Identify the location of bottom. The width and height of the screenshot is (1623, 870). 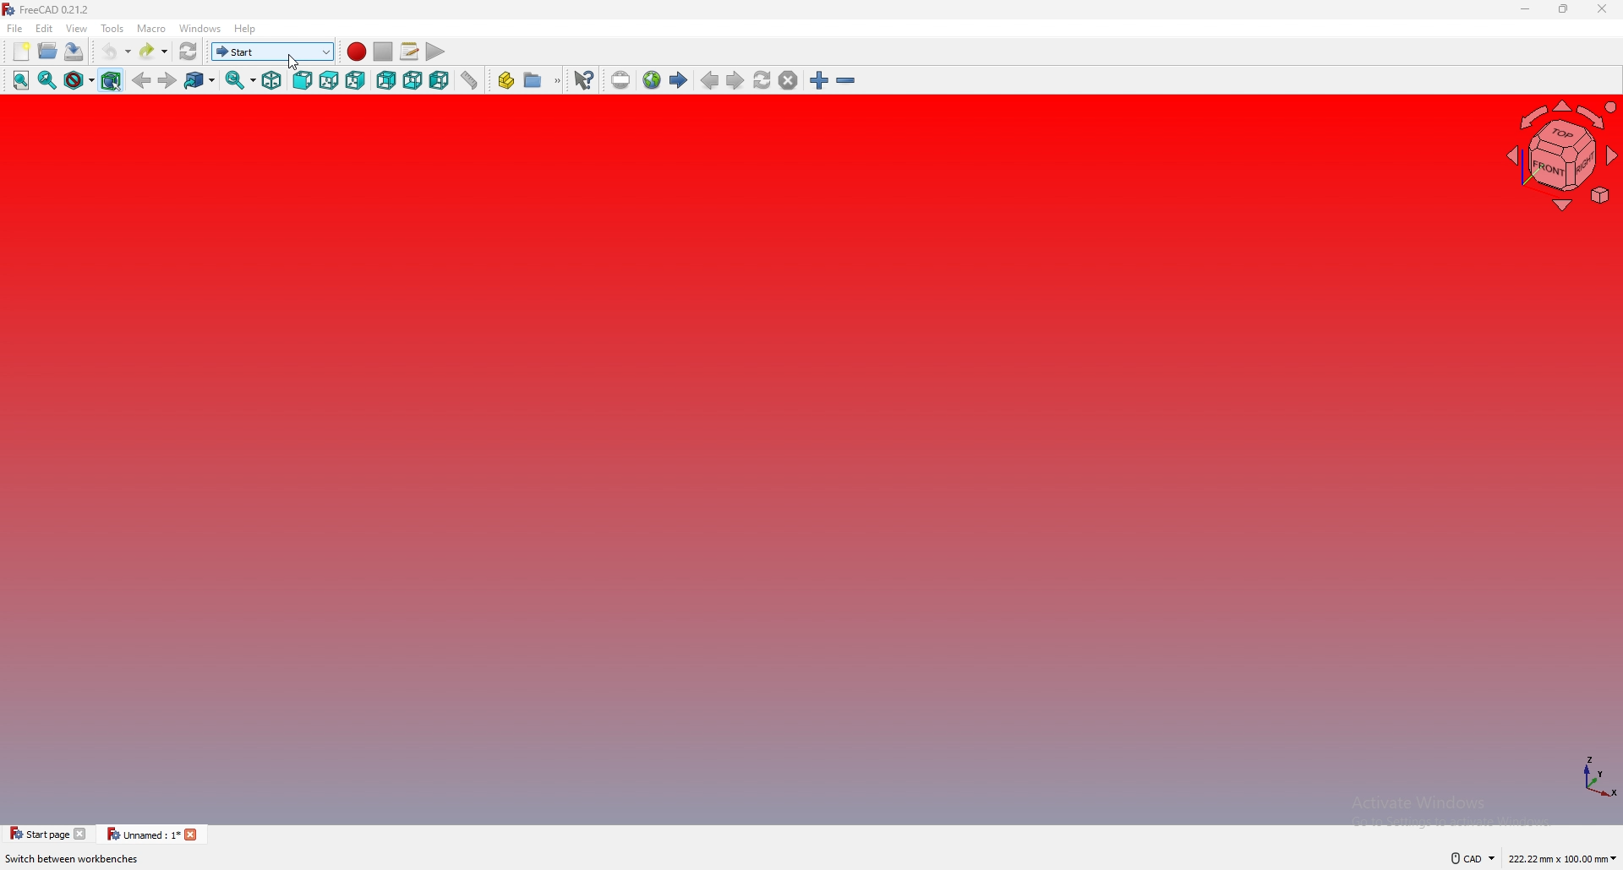
(413, 80).